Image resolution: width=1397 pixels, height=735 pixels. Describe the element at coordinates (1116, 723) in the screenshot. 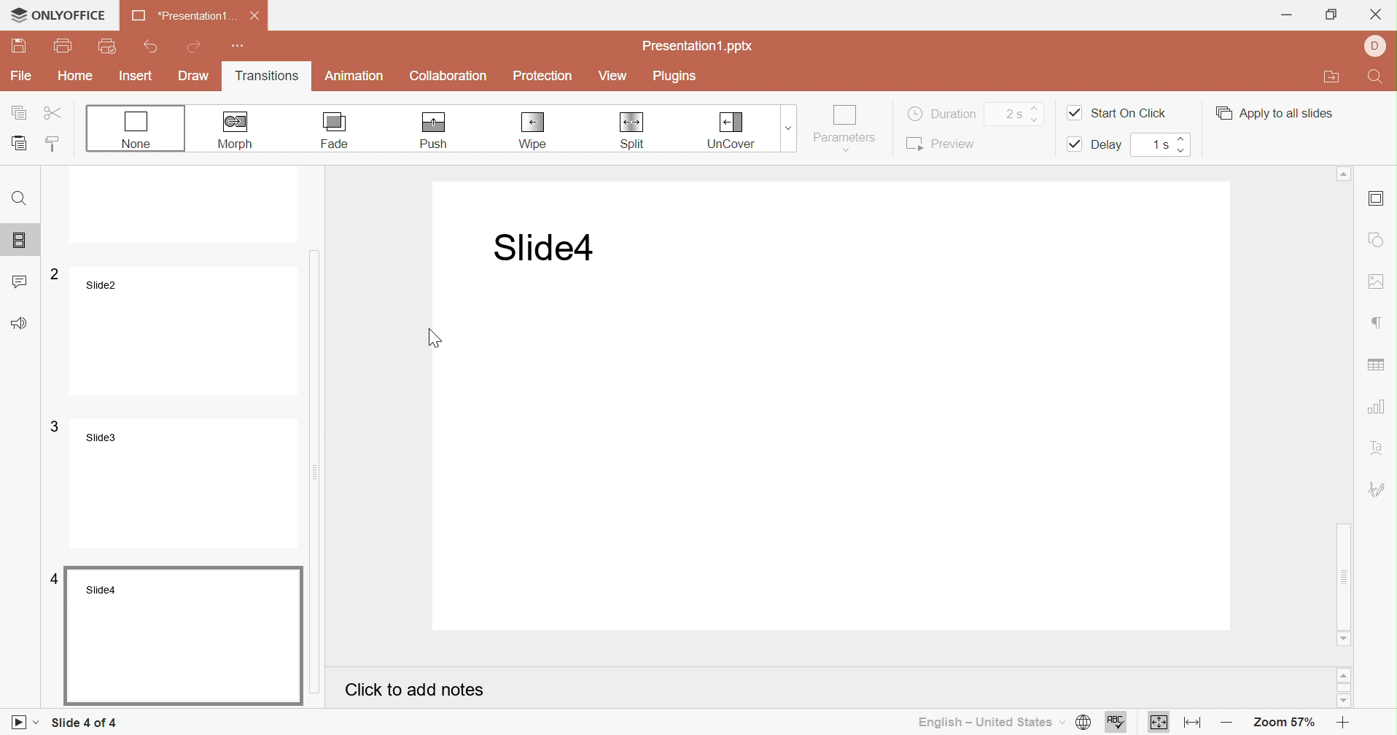

I see `Spell checking` at that location.